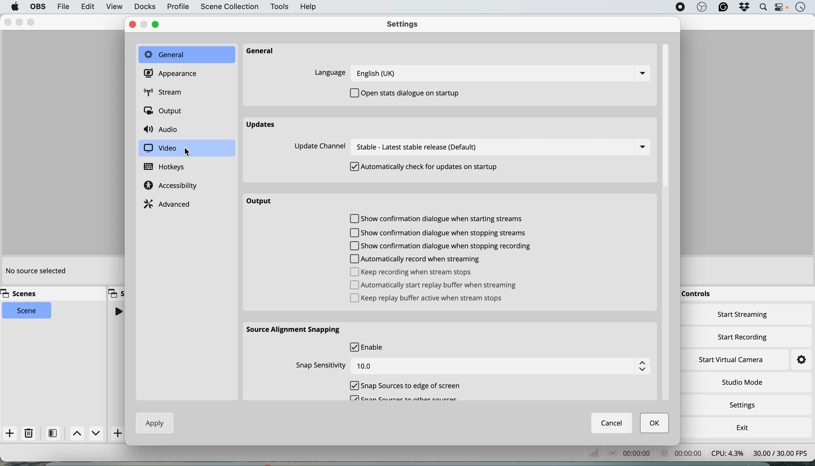  What do you see at coordinates (406, 385) in the screenshot?
I see `snap source to edge of screen` at bounding box center [406, 385].